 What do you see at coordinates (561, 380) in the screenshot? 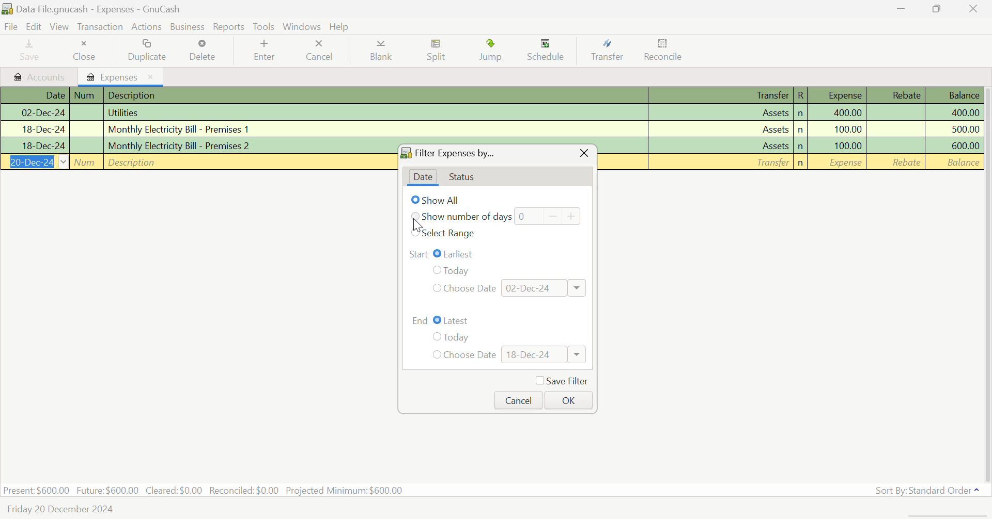
I see `Save Filter Checkbox` at bounding box center [561, 380].